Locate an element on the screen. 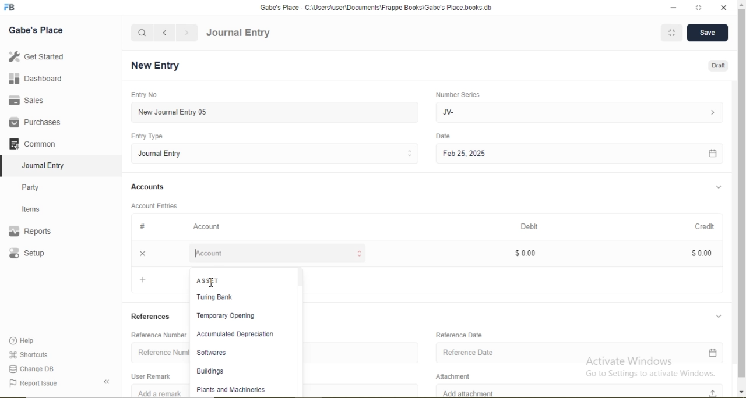 Image resolution: width=746 pixels, height=398 pixels. Setup is located at coordinates (44, 254).